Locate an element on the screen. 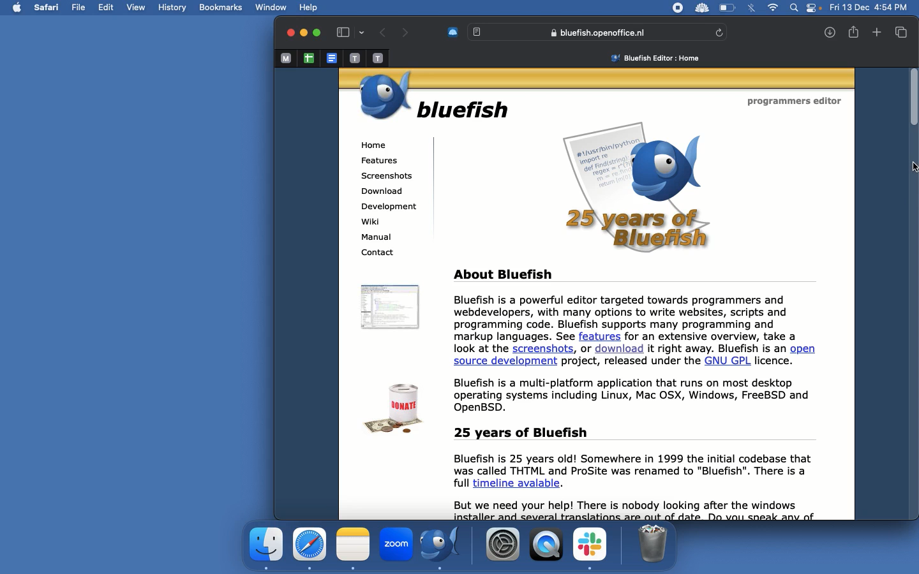 The width and height of the screenshot is (919, 574). Back is located at coordinates (385, 33).